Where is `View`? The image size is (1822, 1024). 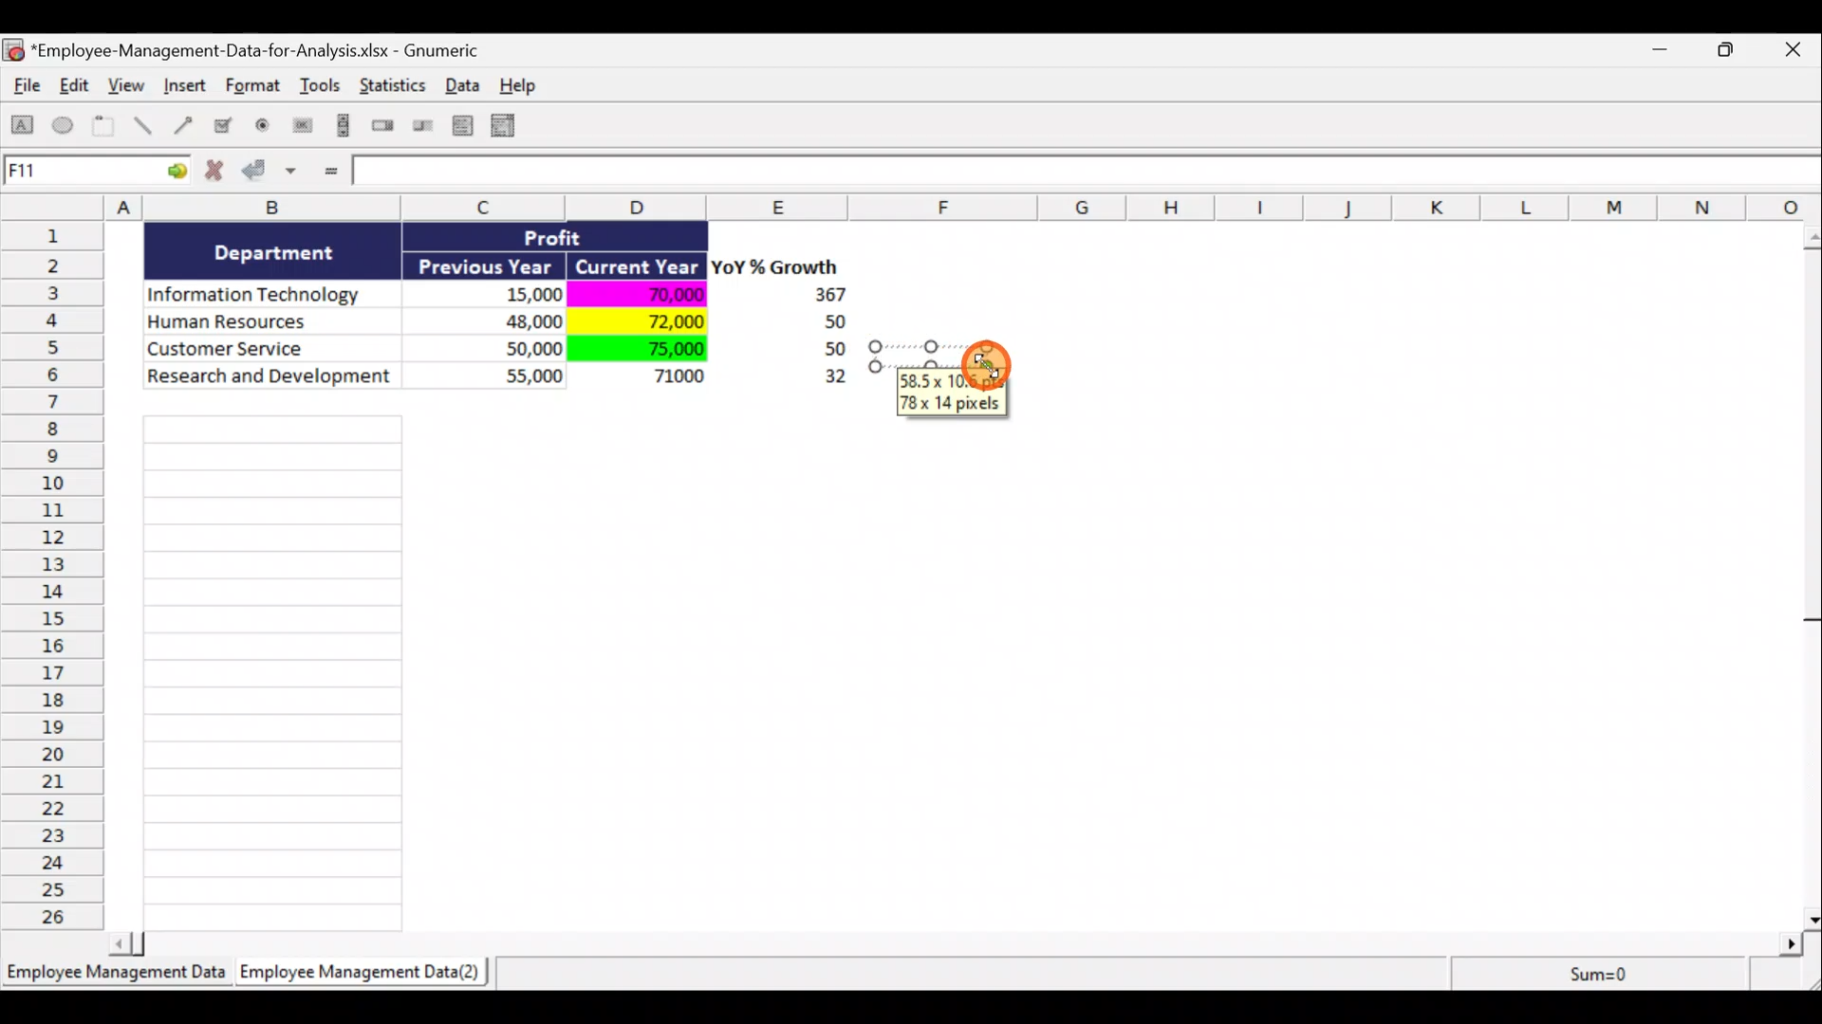 View is located at coordinates (129, 85).